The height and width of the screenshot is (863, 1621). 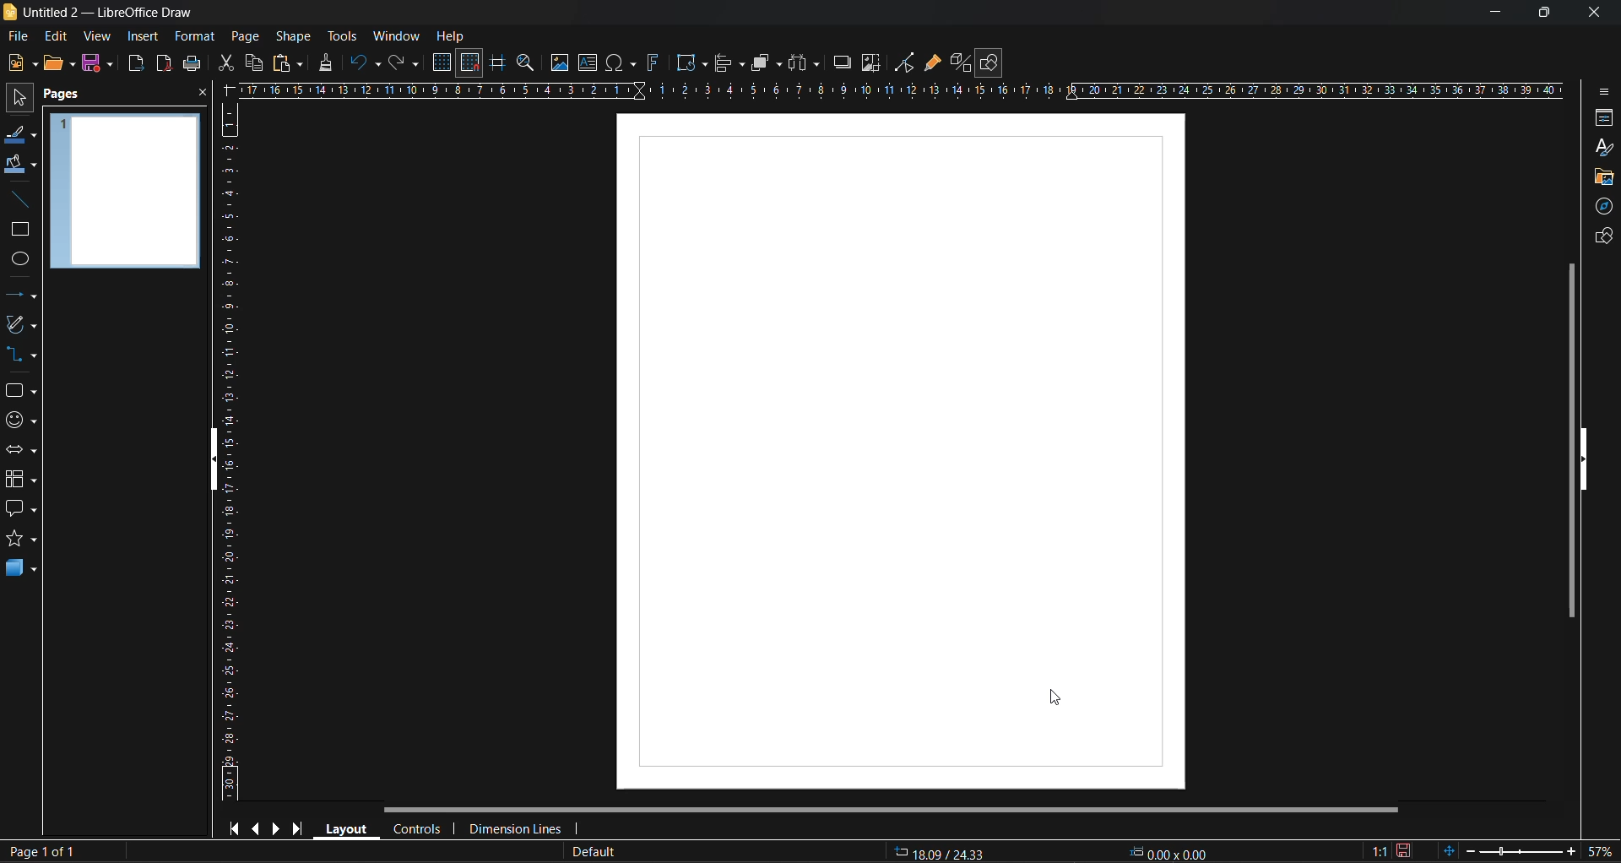 I want to click on horizontal scroll bar, so click(x=895, y=808).